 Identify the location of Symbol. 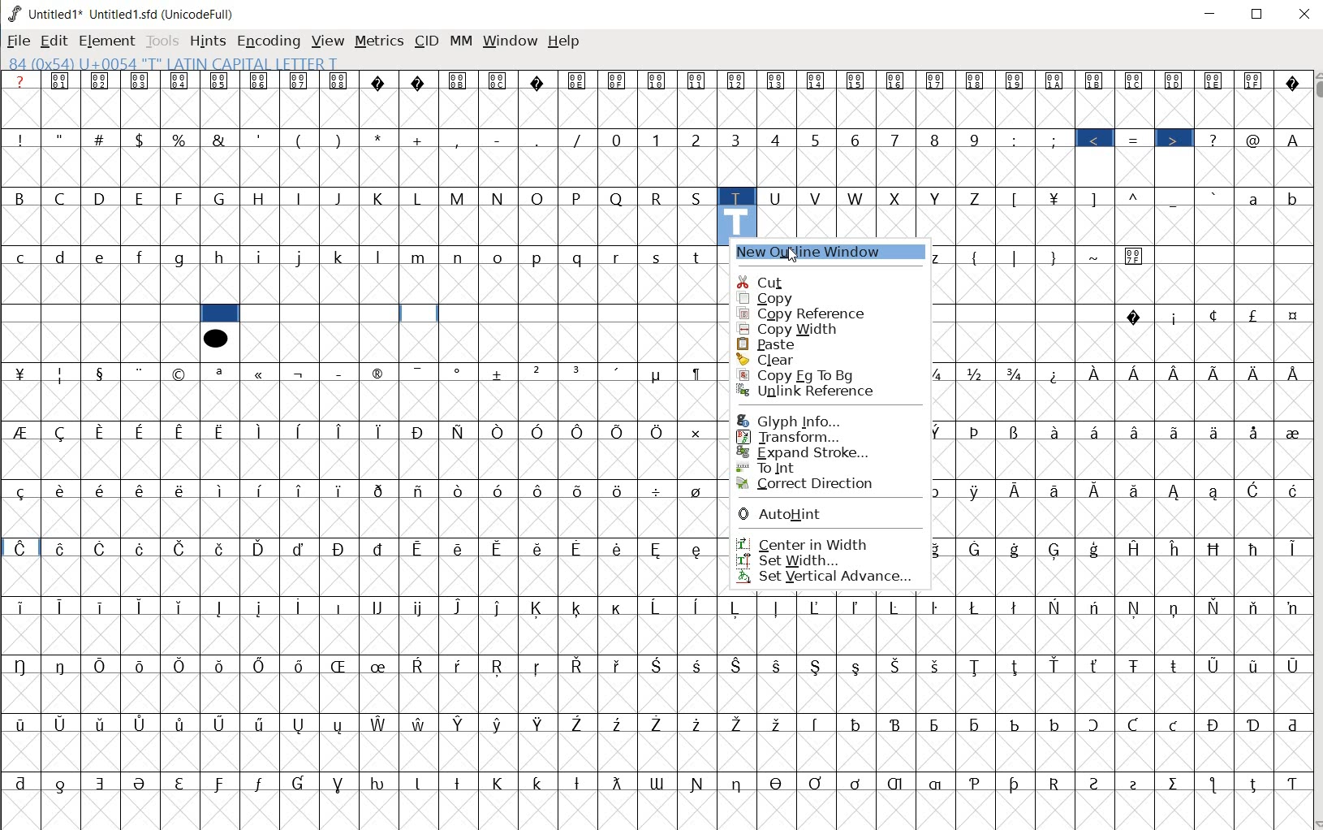
(1174, 317).